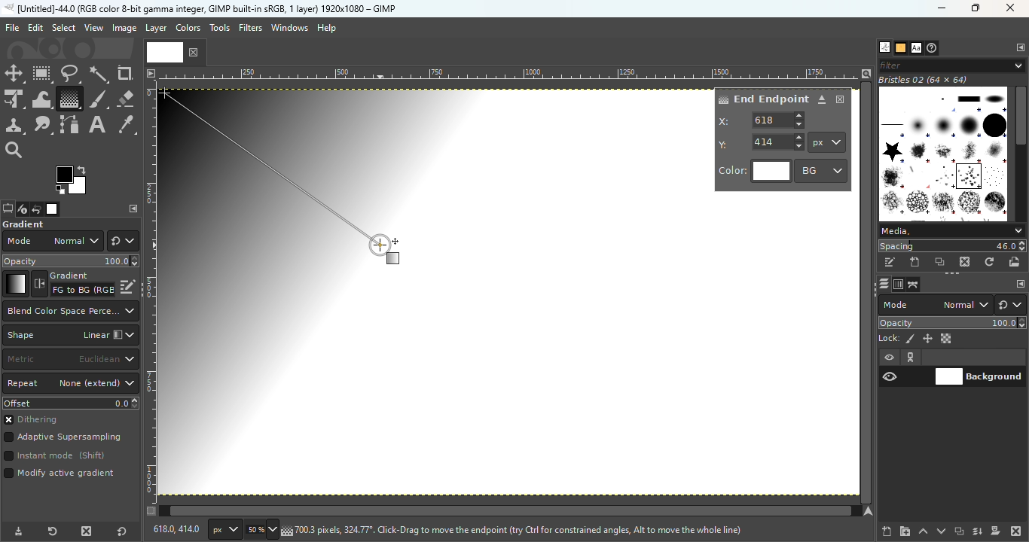 The image size is (1029, 542). Describe the element at coordinates (15, 148) in the screenshot. I see `Zoom tool` at that location.